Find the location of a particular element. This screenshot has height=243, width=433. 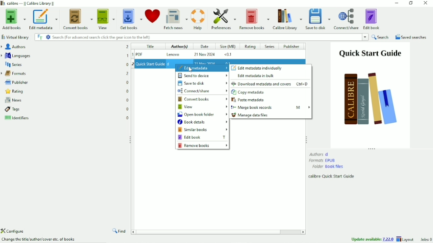

Get books is located at coordinates (131, 18).